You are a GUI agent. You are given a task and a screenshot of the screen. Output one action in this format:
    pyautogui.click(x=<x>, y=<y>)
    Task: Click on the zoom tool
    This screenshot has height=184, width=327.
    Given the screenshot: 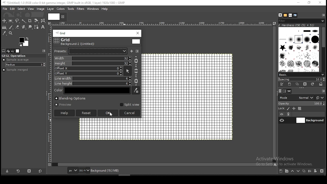 What is the action you would take?
    pyautogui.click(x=12, y=33)
    